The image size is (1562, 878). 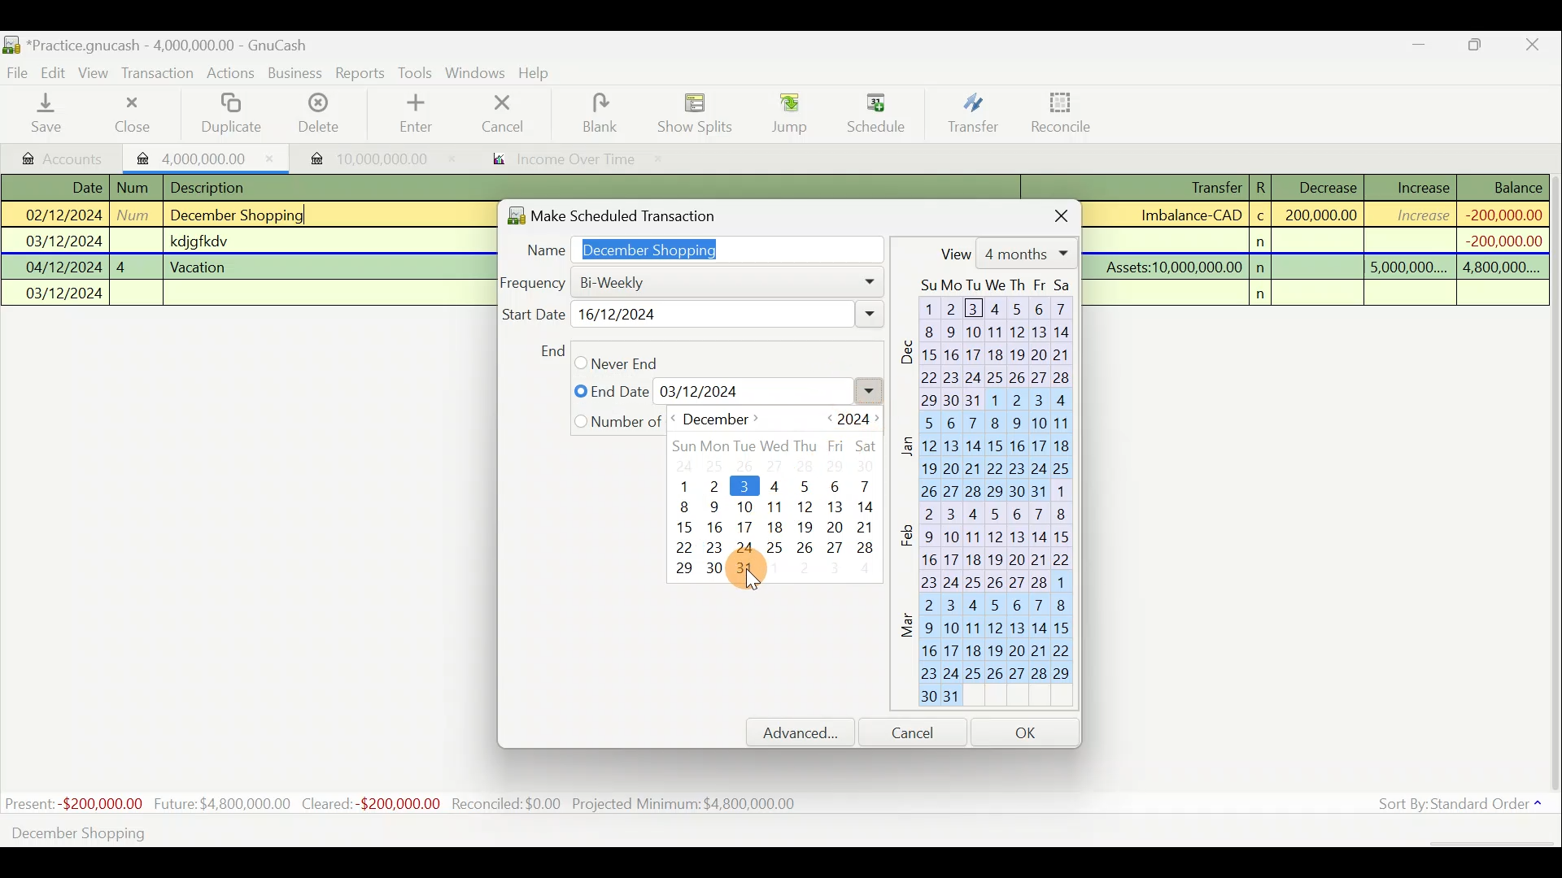 What do you see at coordinates (316, 120) in the screenshot?
I see `Delete` at bounding box center [316, 120].